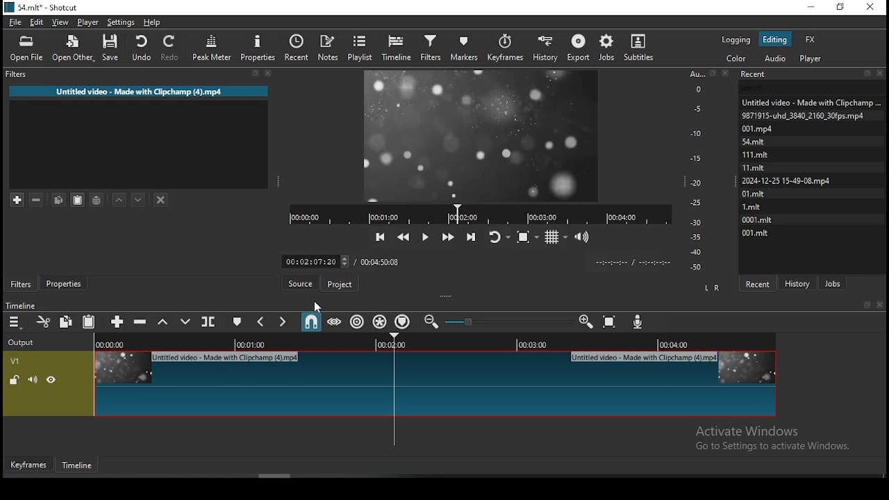 This screenshot has height=500, width=889. I want to click on history, so click(548, 49).